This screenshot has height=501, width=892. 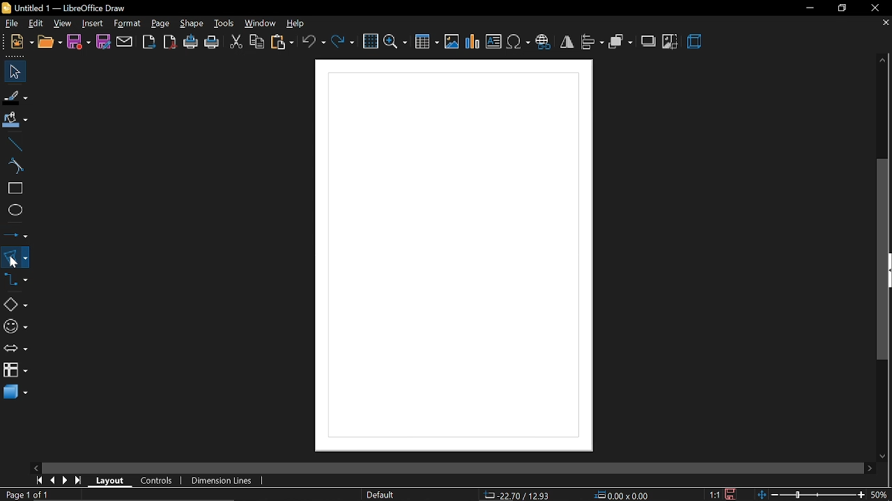 What do you see at coordinates (14, 392) in the screenshot?
I see `3d shapes` at bounding box center [14, 392].